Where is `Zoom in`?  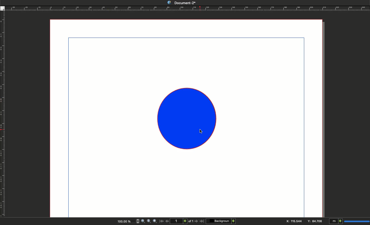 Zoom in is located at coordinates (155, 221).